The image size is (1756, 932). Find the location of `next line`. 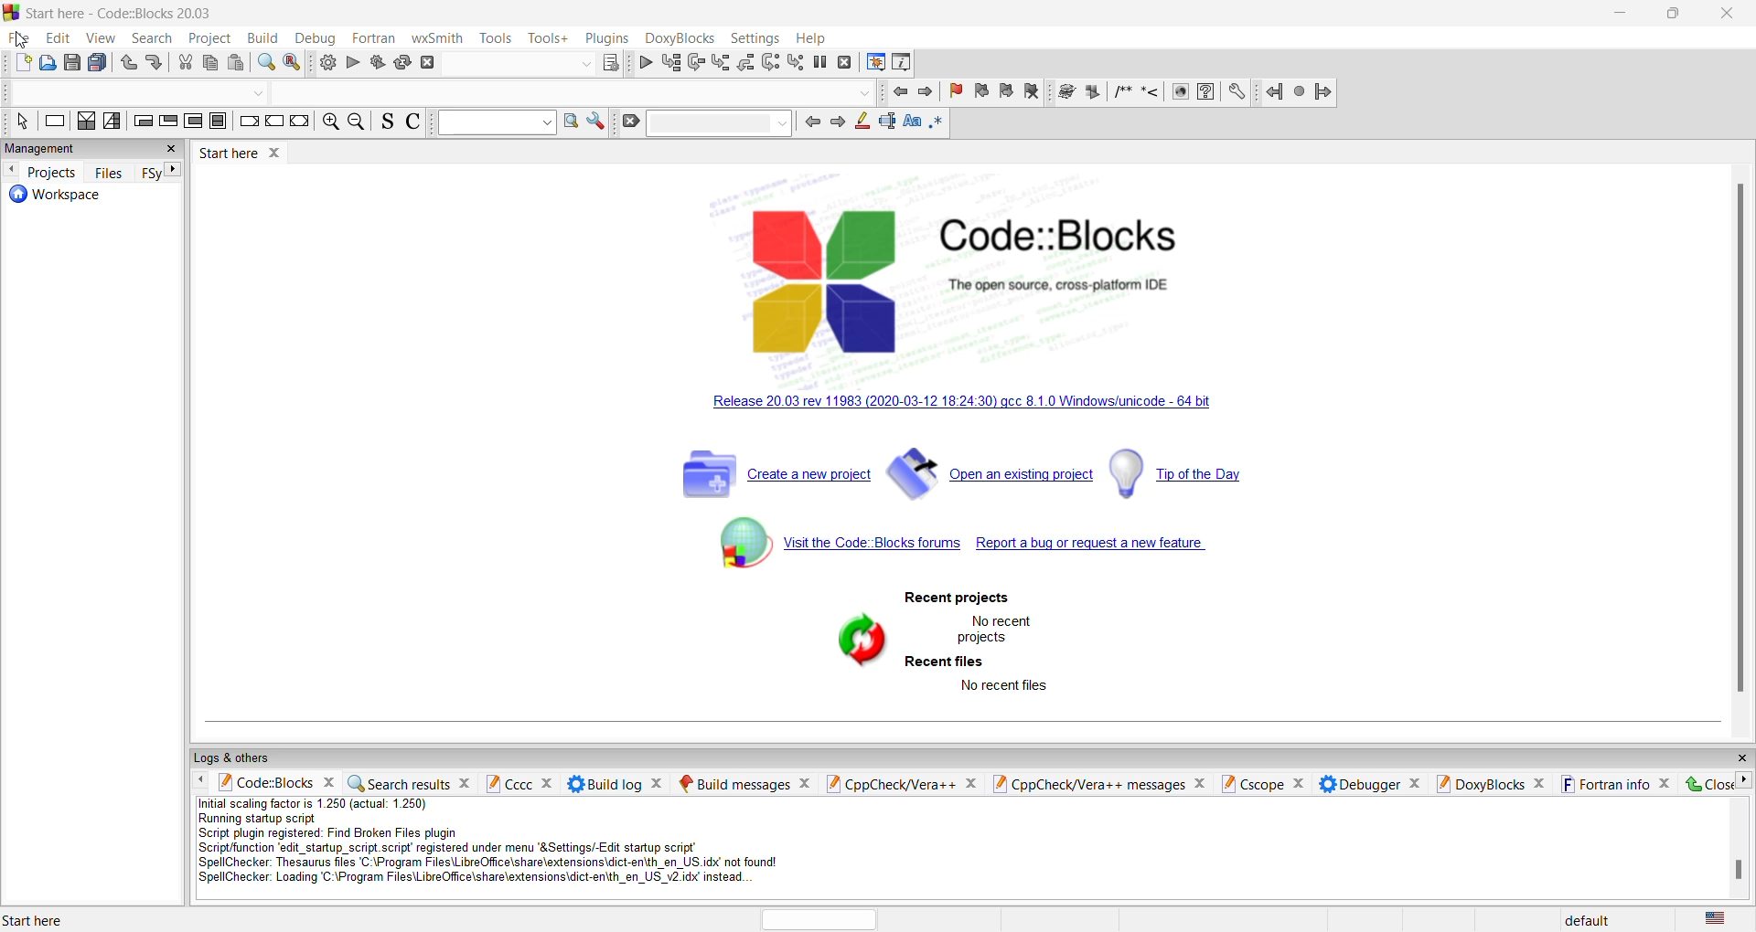

next line is located at coordinates (696, 63).